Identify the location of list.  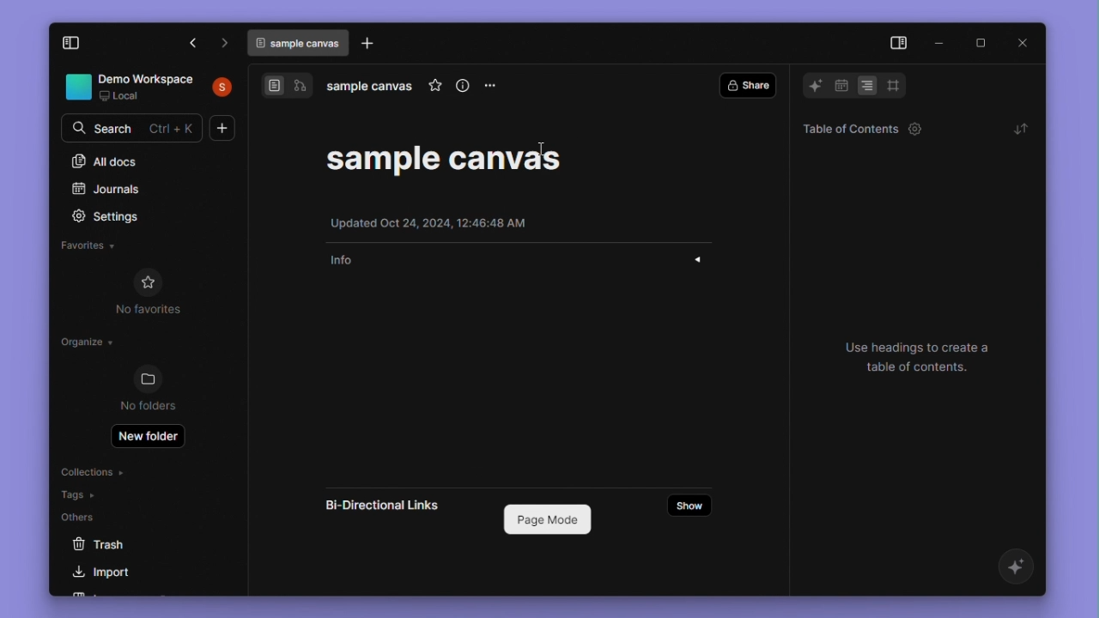
(868, 86).